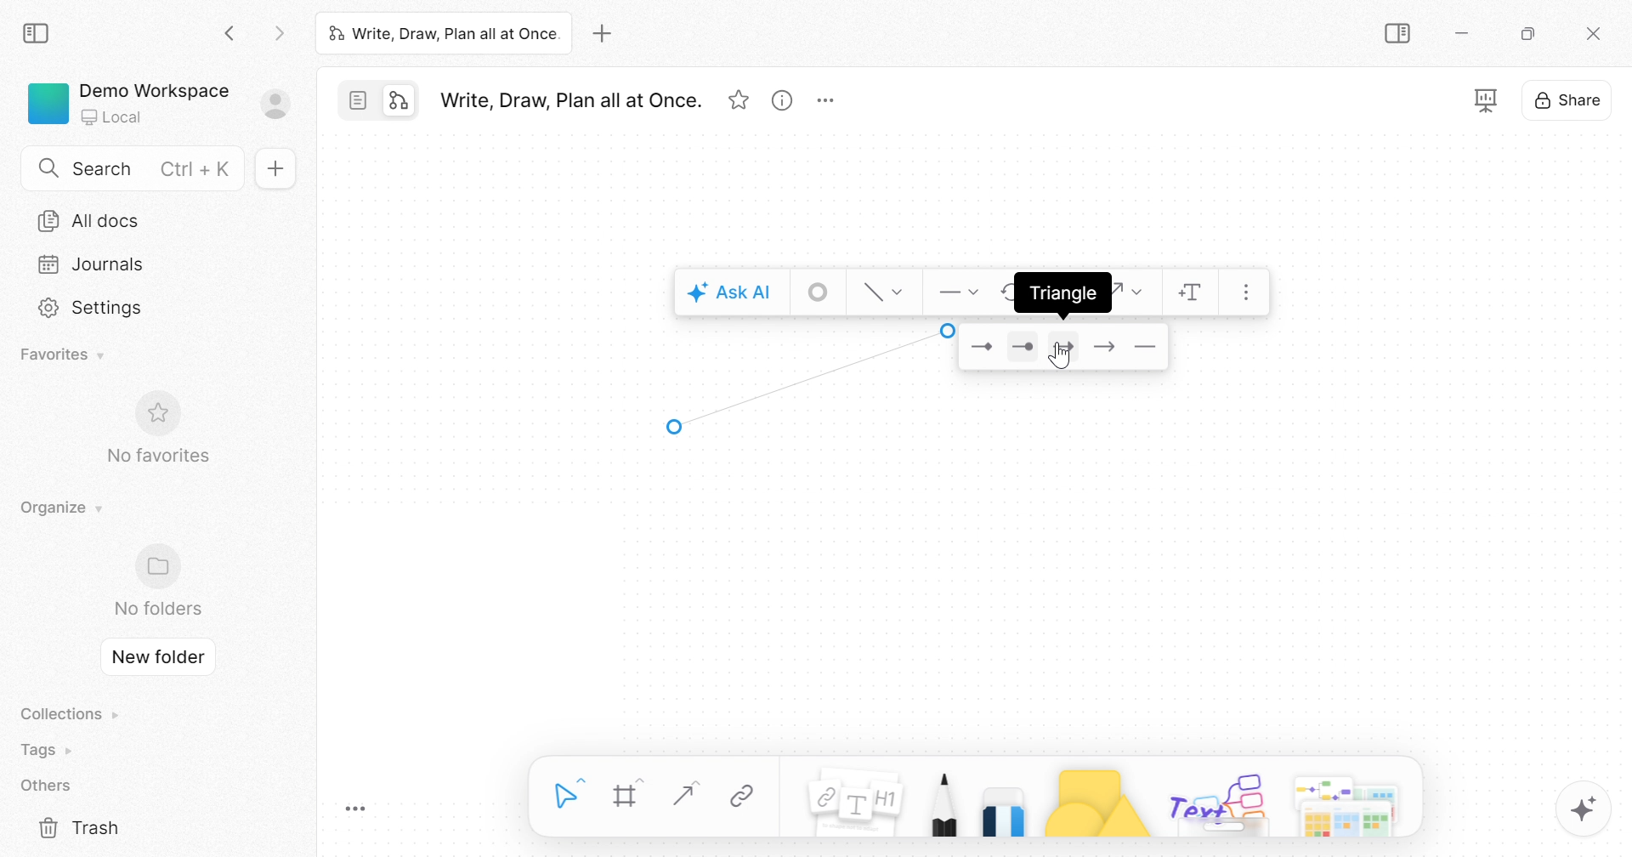 The width and height of the screenshot is (1632, 857). What do you see at coordinates (819, 292) in the screenshot?
I see `Stroke style` at bounding box center [819, 292].